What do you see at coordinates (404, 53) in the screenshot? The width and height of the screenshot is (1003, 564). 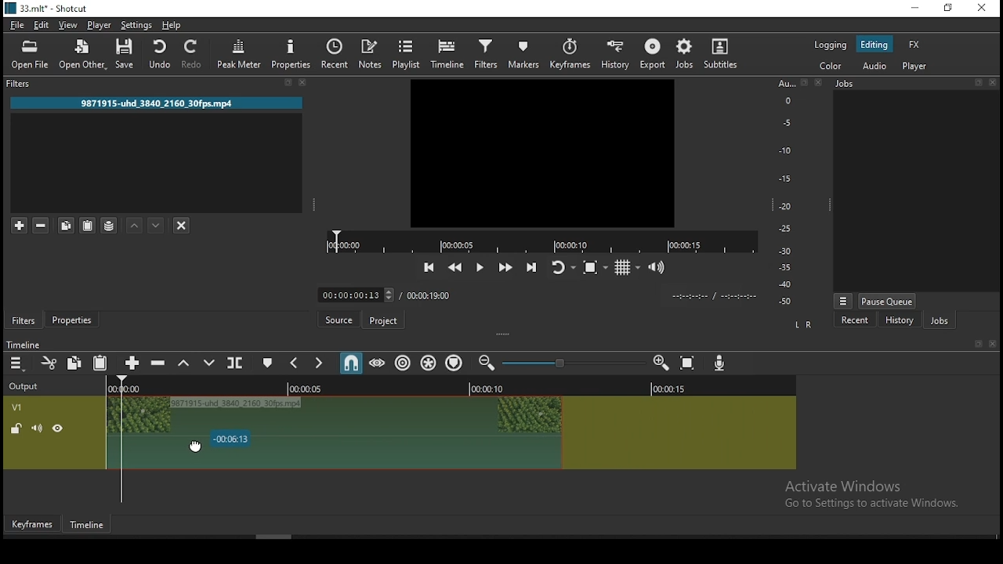 I see `playlist` at bounding box center [404, 53].